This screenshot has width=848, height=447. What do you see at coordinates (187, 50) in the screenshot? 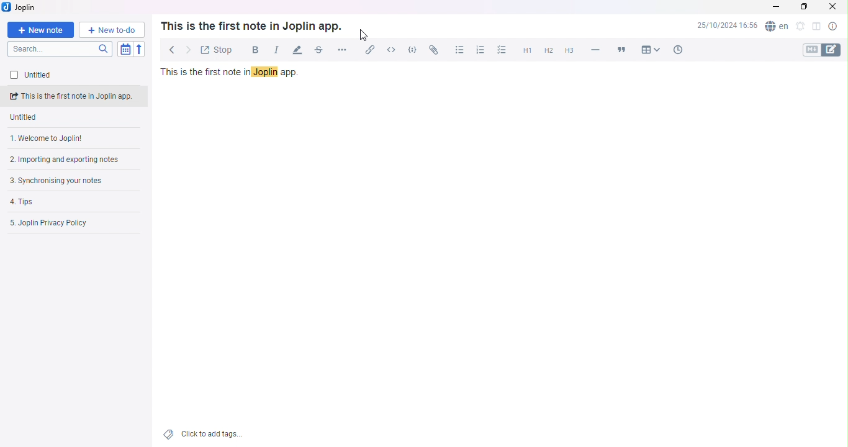
I see `Forward` at bounding box center [187, 50].